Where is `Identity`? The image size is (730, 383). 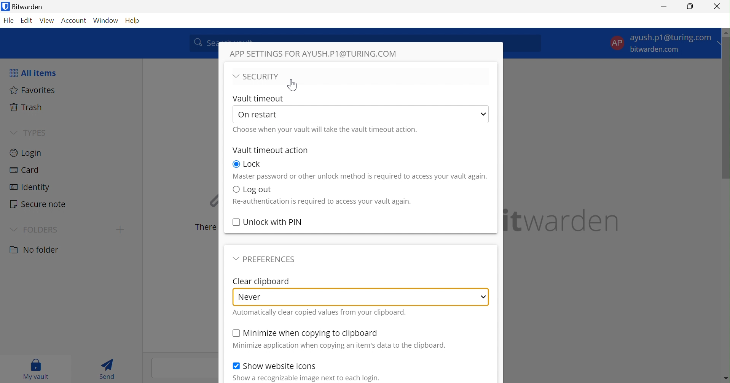 Identity is located at coordinates (33, 187).